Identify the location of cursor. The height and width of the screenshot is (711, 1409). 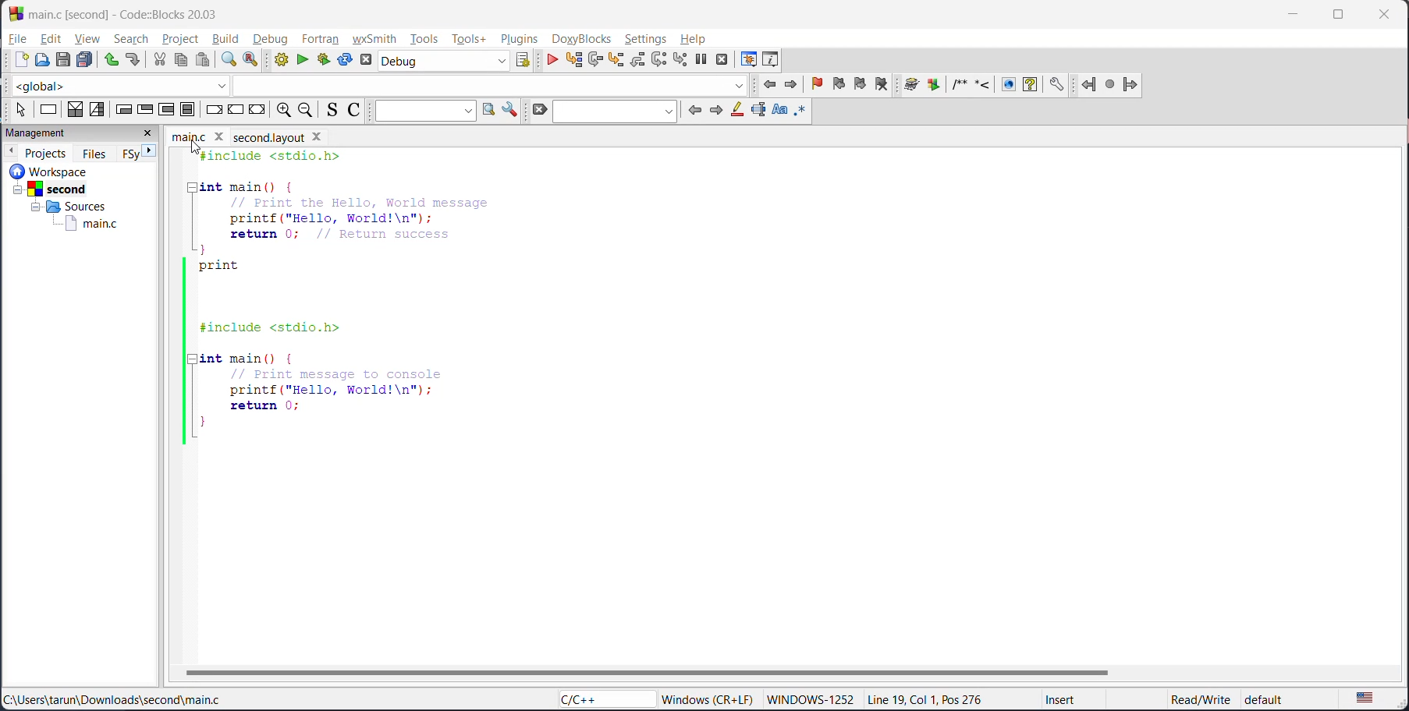
(198, 147).